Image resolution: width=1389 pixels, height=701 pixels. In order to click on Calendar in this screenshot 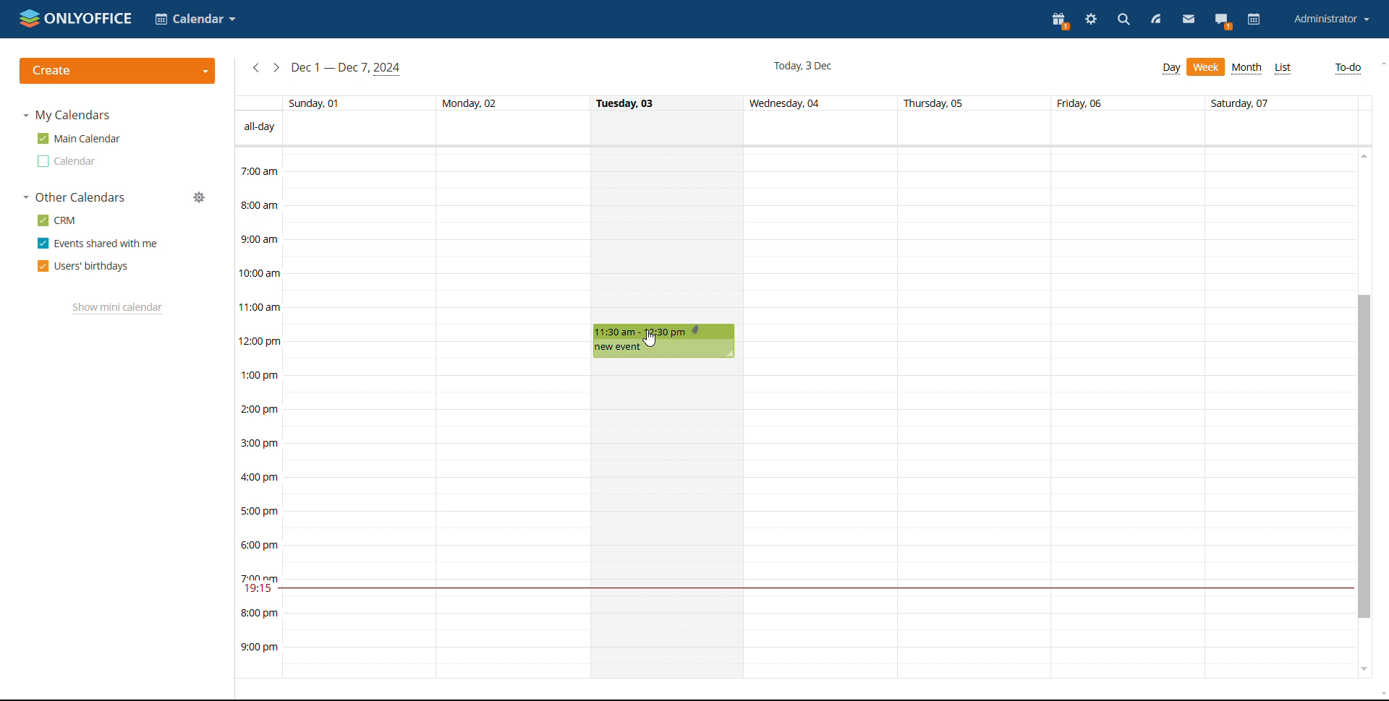, I will do `click(64, 162)`.